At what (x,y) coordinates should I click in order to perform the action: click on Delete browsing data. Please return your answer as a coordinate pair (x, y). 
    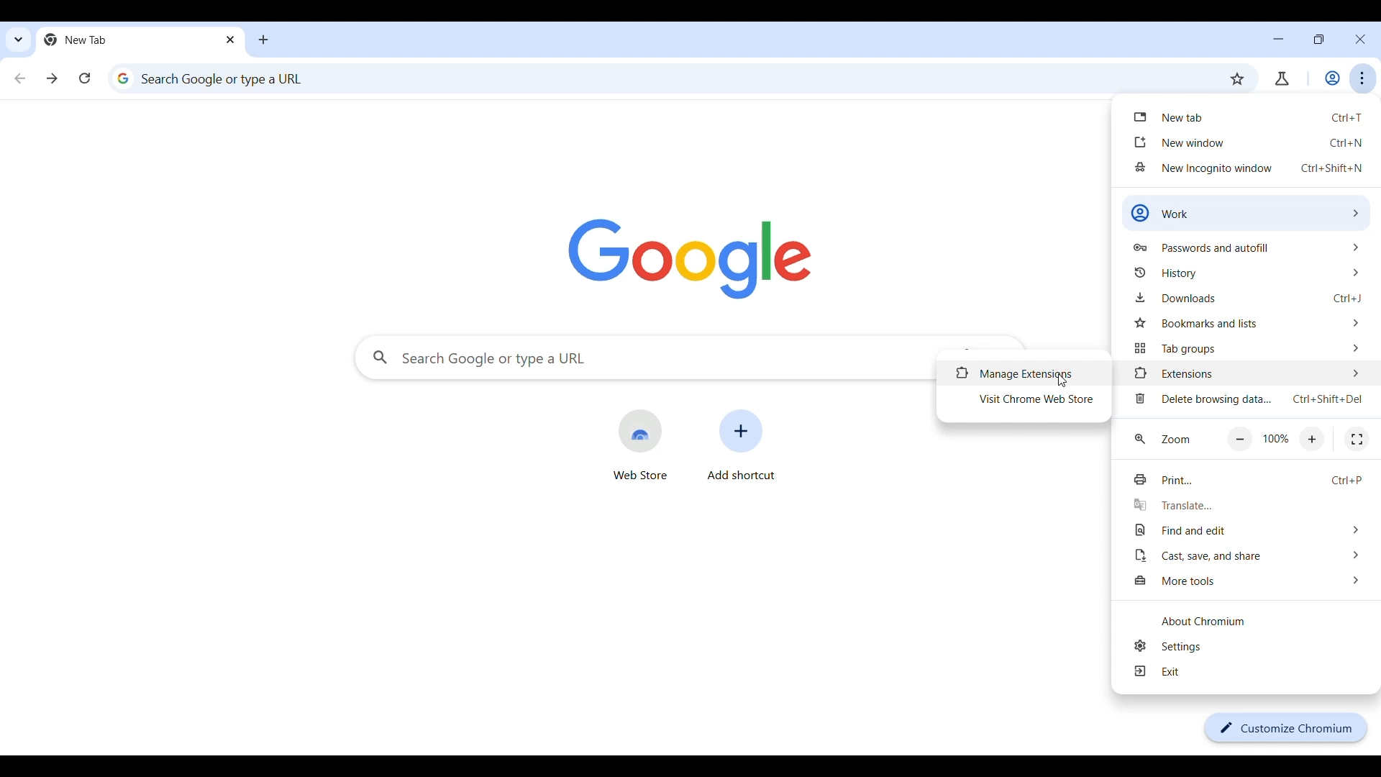
    Looking at the image, I should click on (1249, 399).